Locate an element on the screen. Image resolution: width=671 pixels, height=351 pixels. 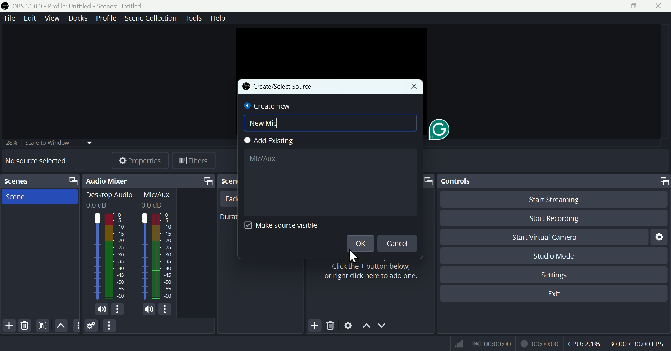
Filtres is located at coordinates (194, 162).